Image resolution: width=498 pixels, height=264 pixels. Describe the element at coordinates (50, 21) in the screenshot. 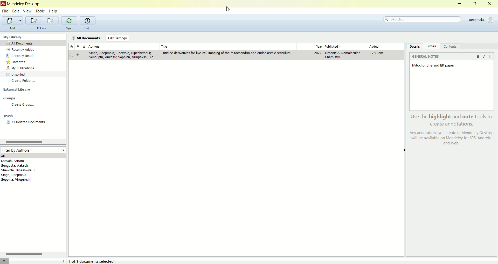

I see `remove the current folder` at that location.